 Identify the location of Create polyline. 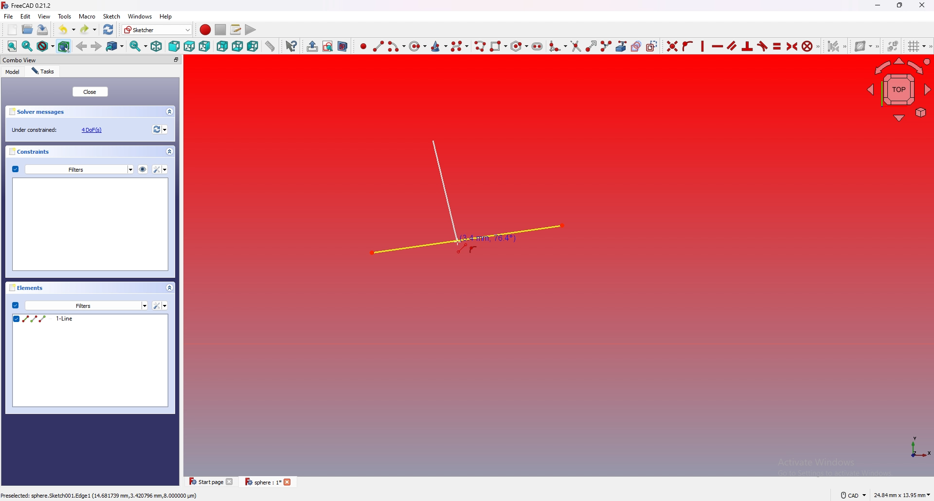
(480, 46).